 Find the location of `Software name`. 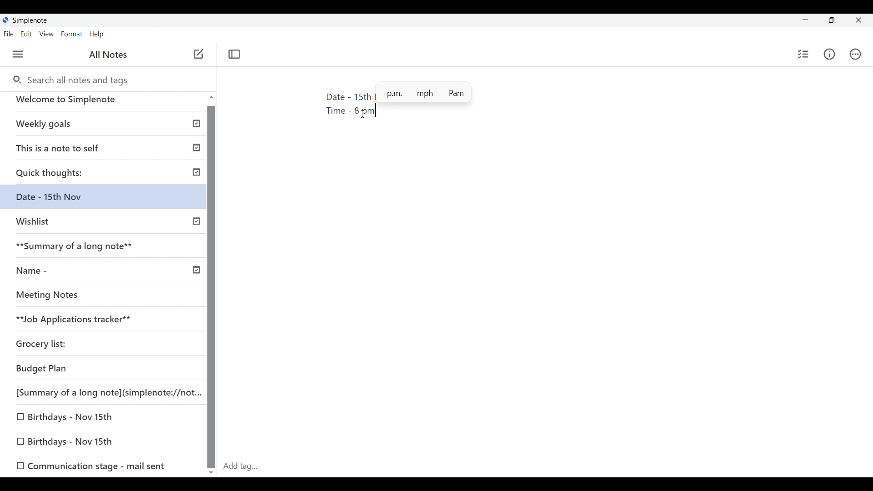

Software name is located at coordinates (30, 20).